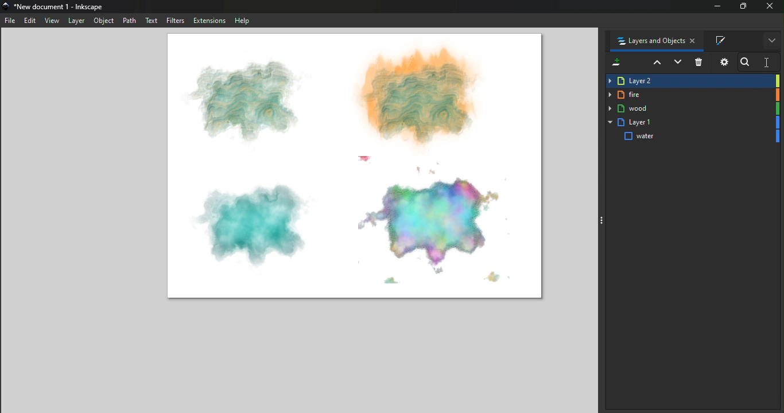  What do you see at coordinates (653, 40) in the screenshot?
I see `Layers and objects` at bounding box center [653, 40].